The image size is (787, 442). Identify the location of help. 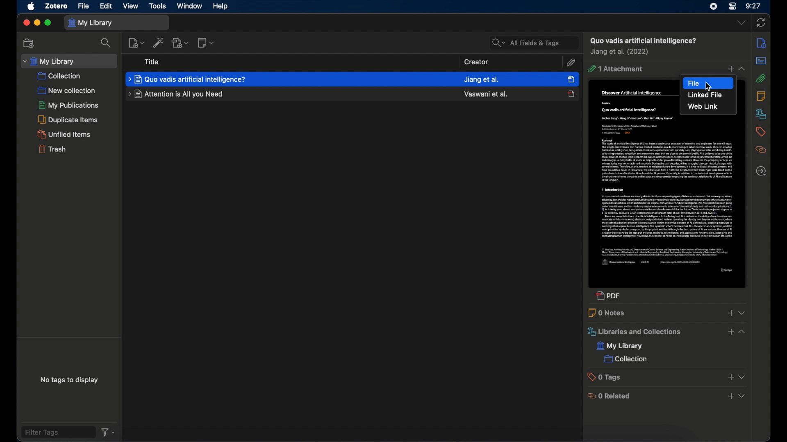
(220, 6).